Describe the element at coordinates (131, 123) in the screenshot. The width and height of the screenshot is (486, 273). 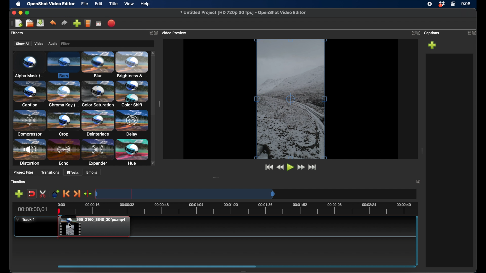
I see `delay` at that location.